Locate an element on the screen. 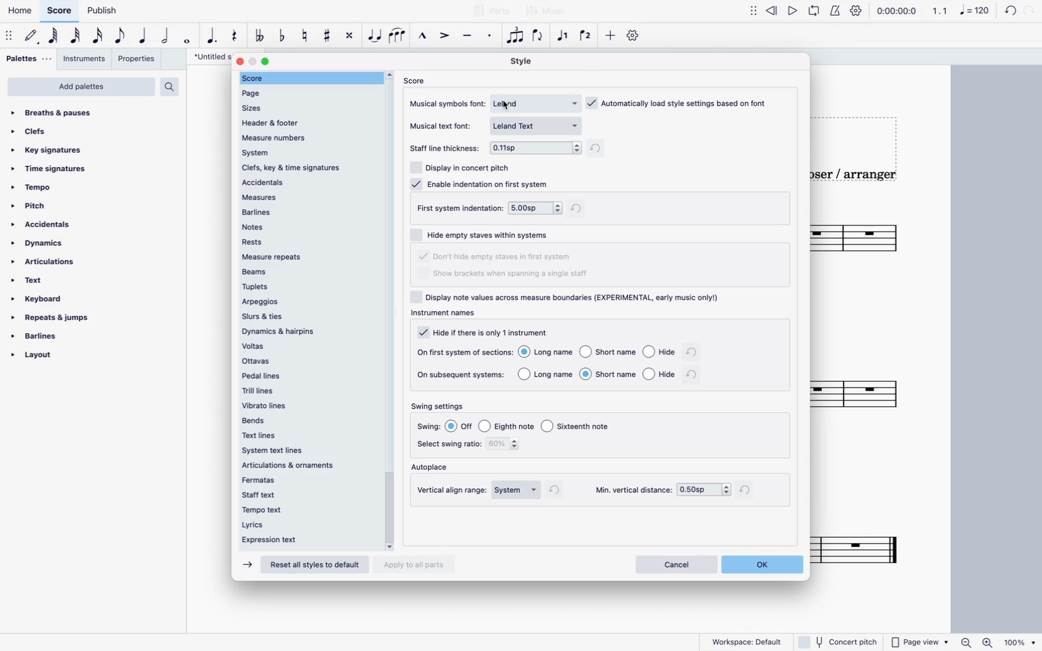 The height and width of the screenshot is (651, 1042). tuplet is located at coordinates (517, 38).